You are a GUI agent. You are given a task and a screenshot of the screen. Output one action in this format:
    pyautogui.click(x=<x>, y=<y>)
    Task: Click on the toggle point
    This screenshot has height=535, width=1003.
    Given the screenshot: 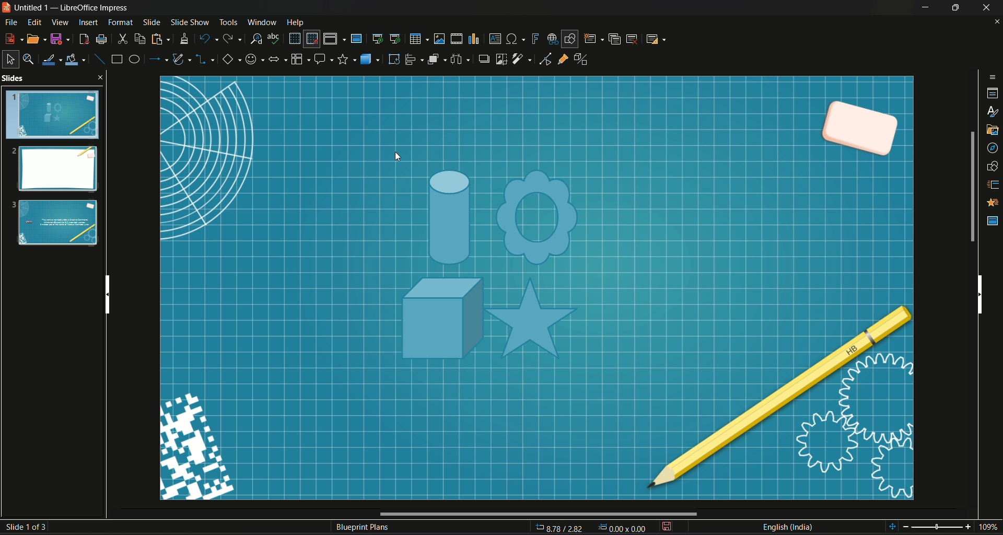 What is the action you would take?
    pyautogui.click(x=544, y=60)
    